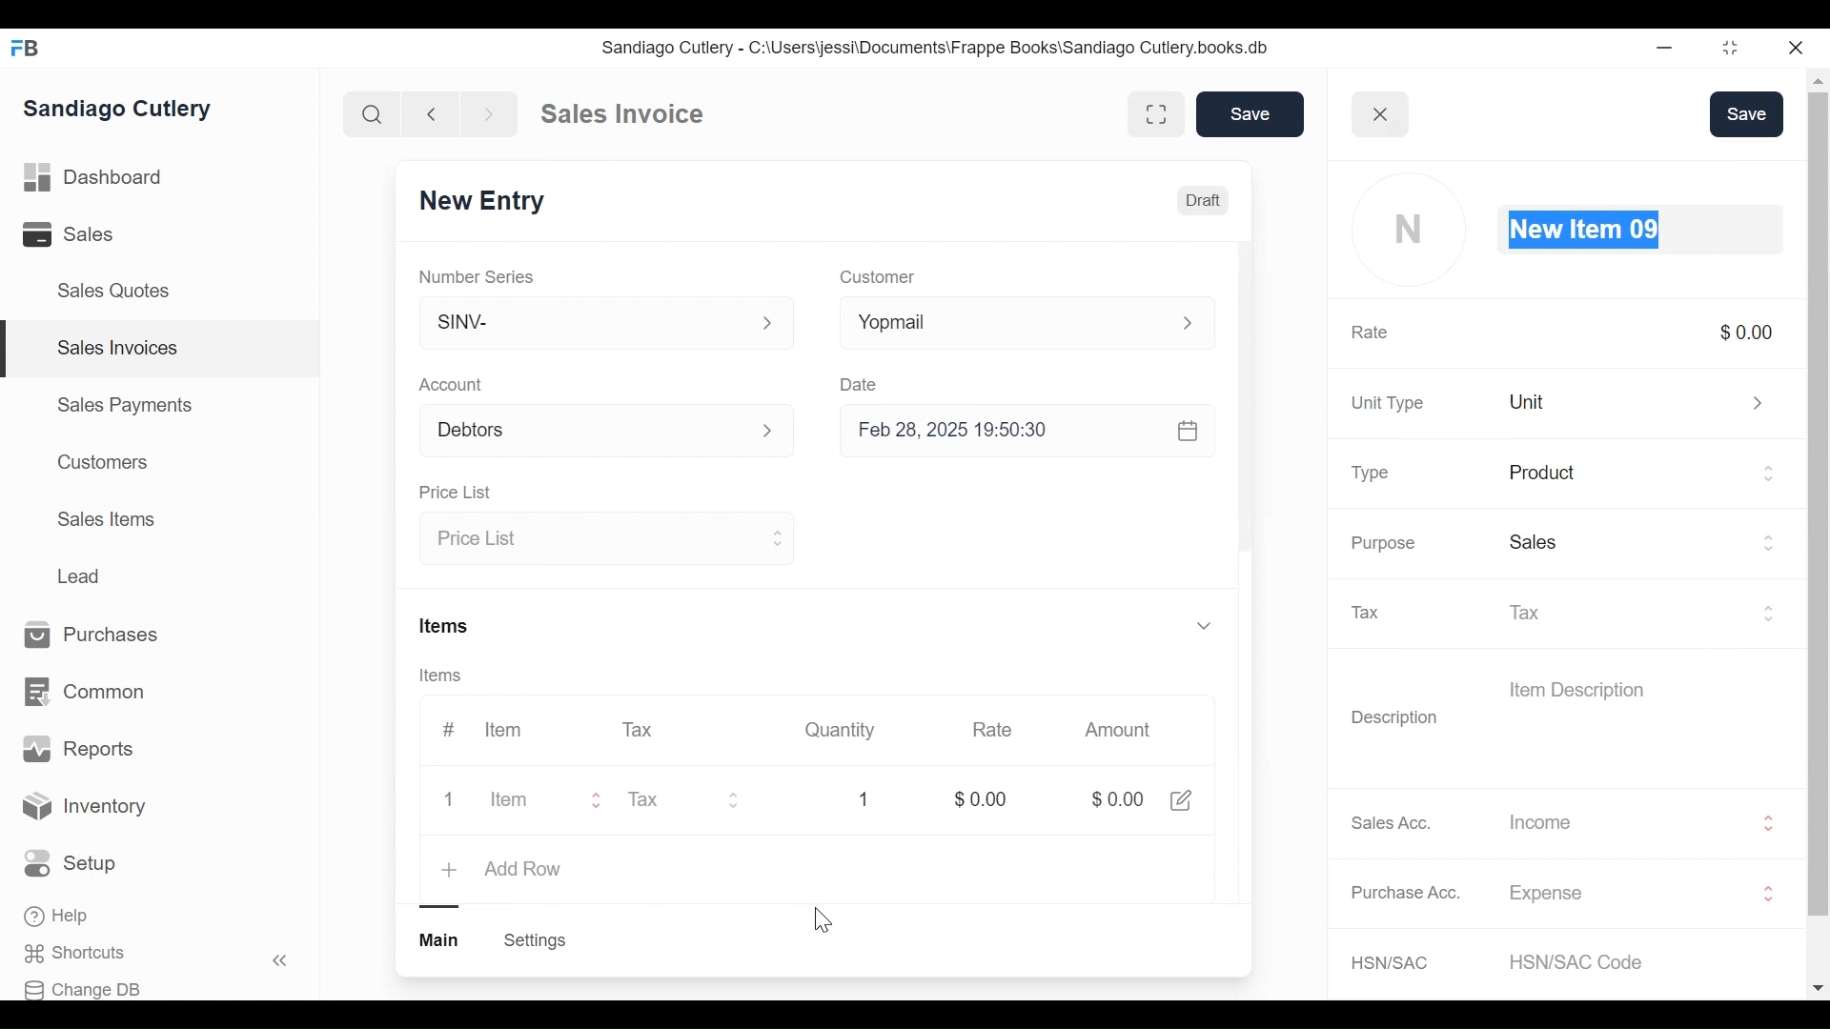 The image size is (1830, 1029). Describe the element at coordinates (1642, 821) in the screenshot. I see `Income` at that location.